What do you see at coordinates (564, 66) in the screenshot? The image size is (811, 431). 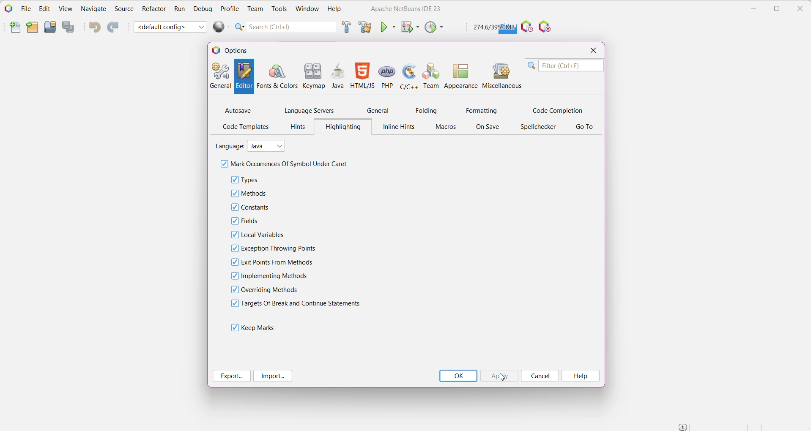 I see `Search` at bounding box center [564, 66].